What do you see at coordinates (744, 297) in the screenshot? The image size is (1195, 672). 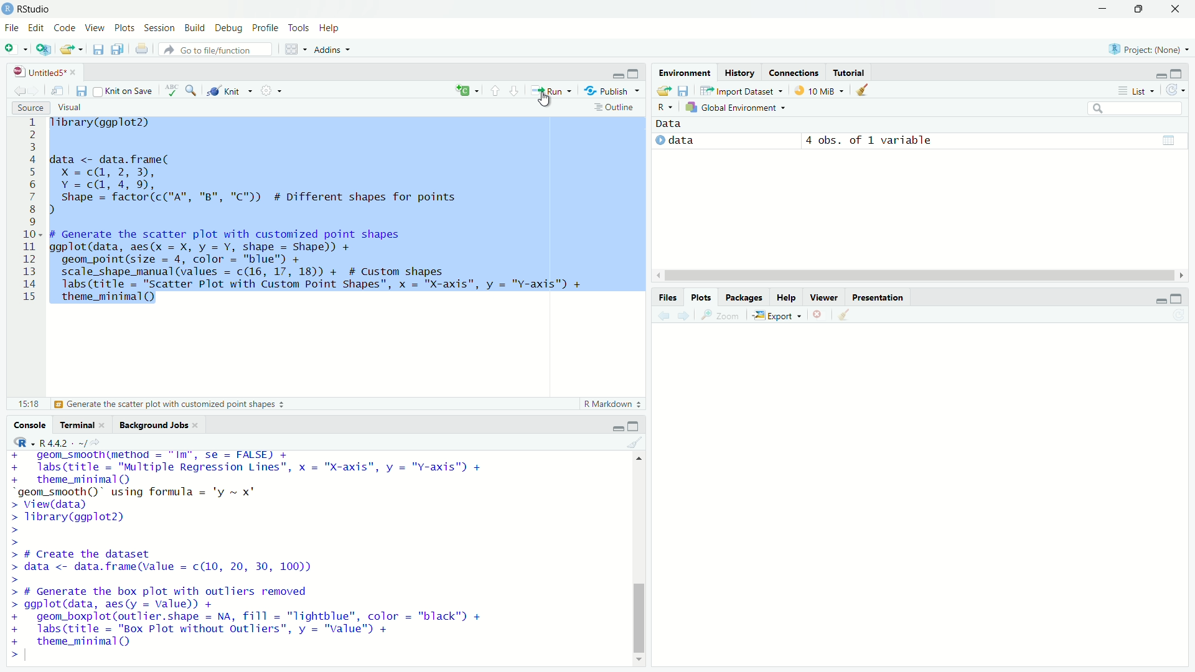 I see `Packages` at bounding box center [744, 297].